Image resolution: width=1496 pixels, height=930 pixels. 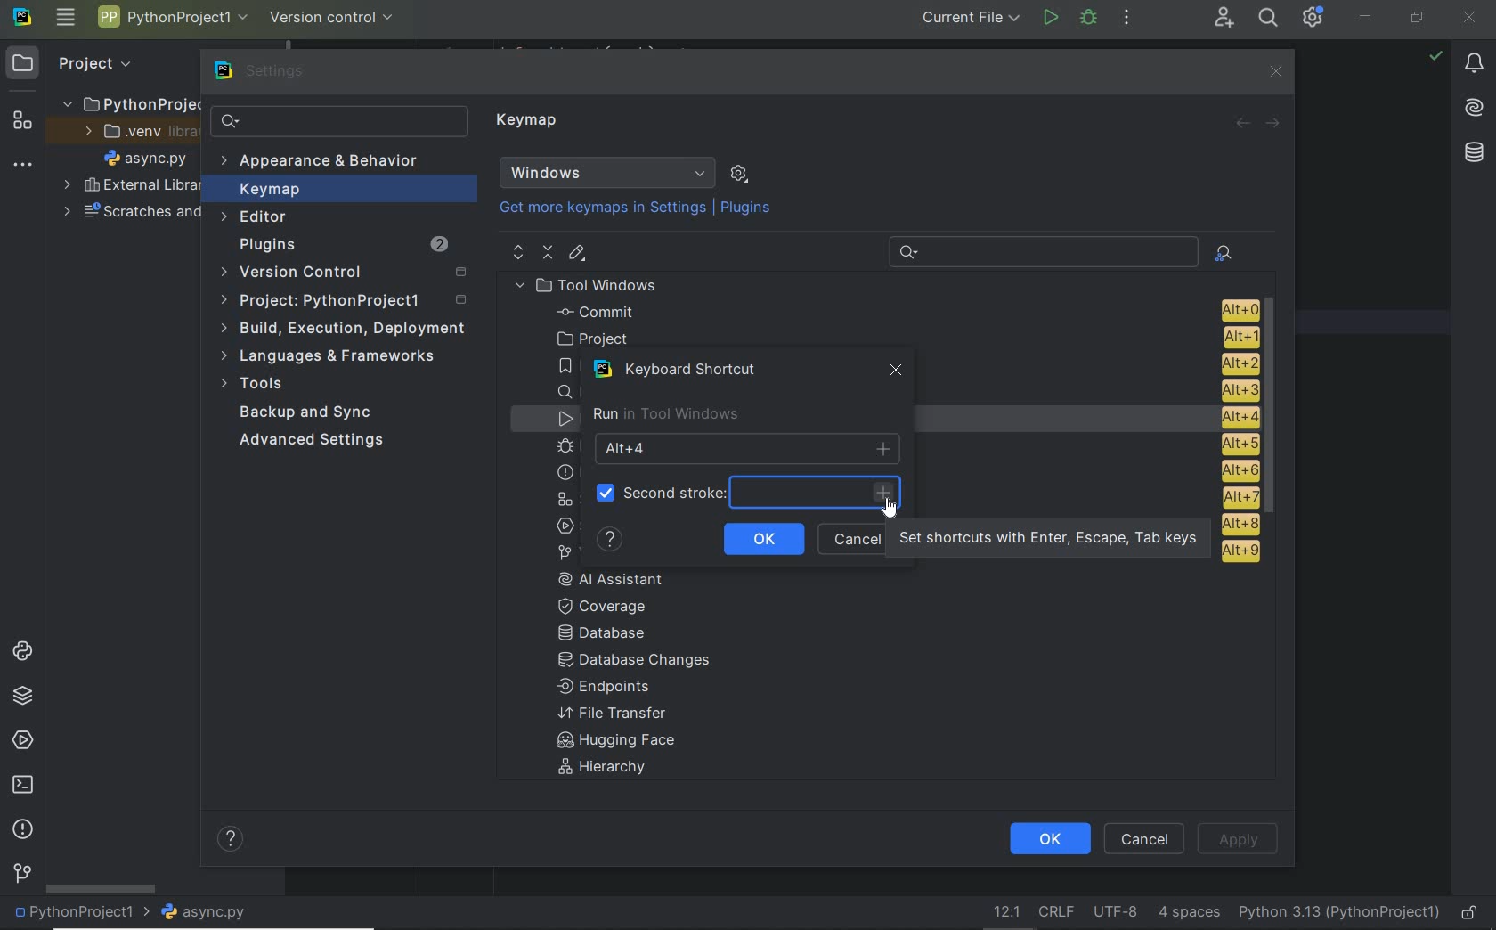 I want to click on alt + 6, so click(x=1238, y=471).